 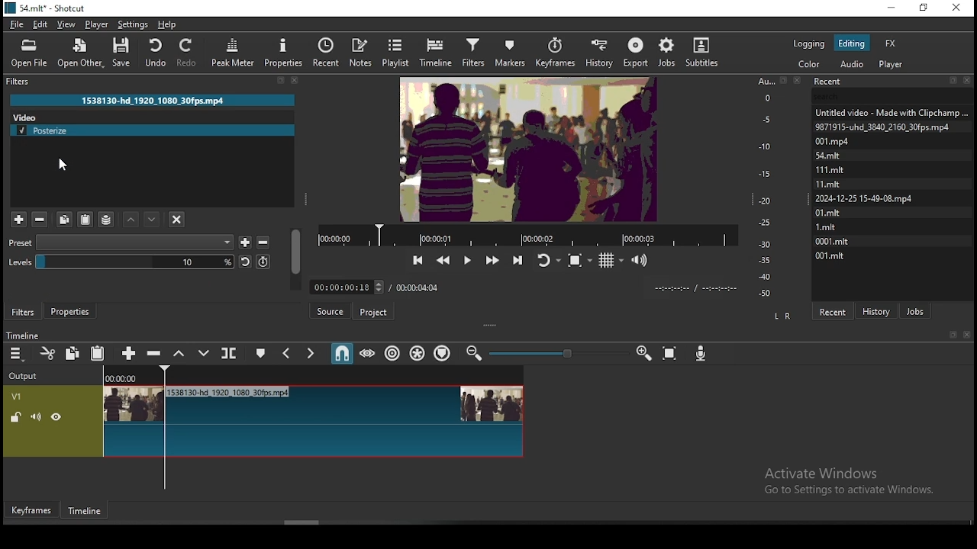 I want to click on cut, so click(x=46, y=353).